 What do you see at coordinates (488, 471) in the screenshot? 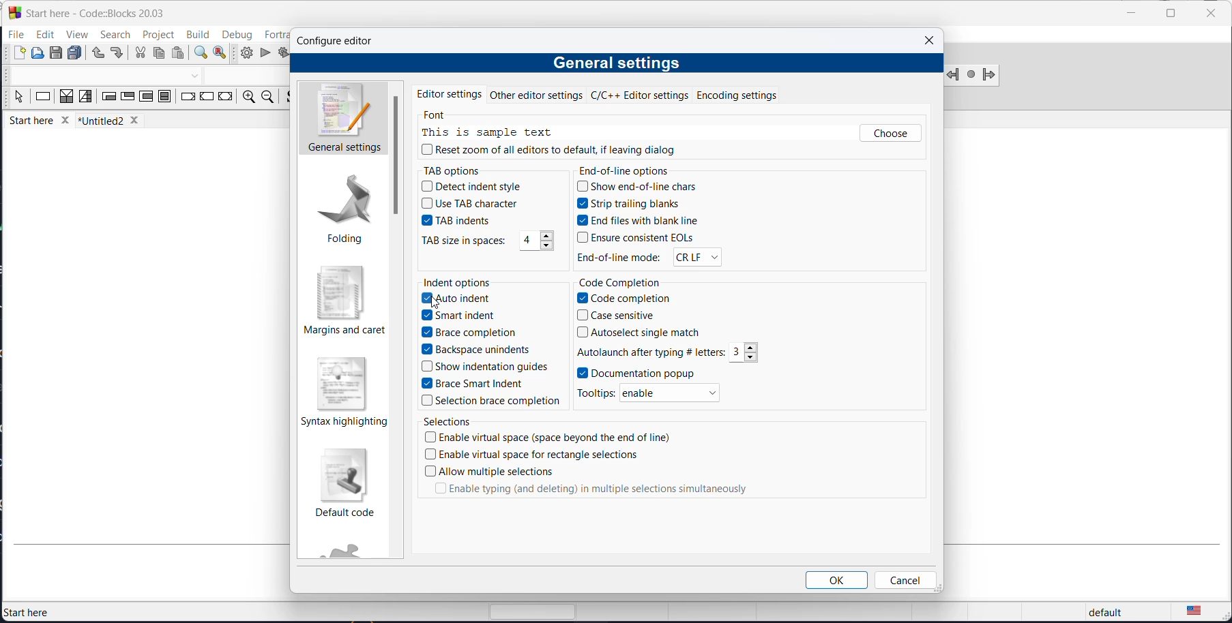
I see `allow multiple selection checkbox` at bounding box center [488, 471].